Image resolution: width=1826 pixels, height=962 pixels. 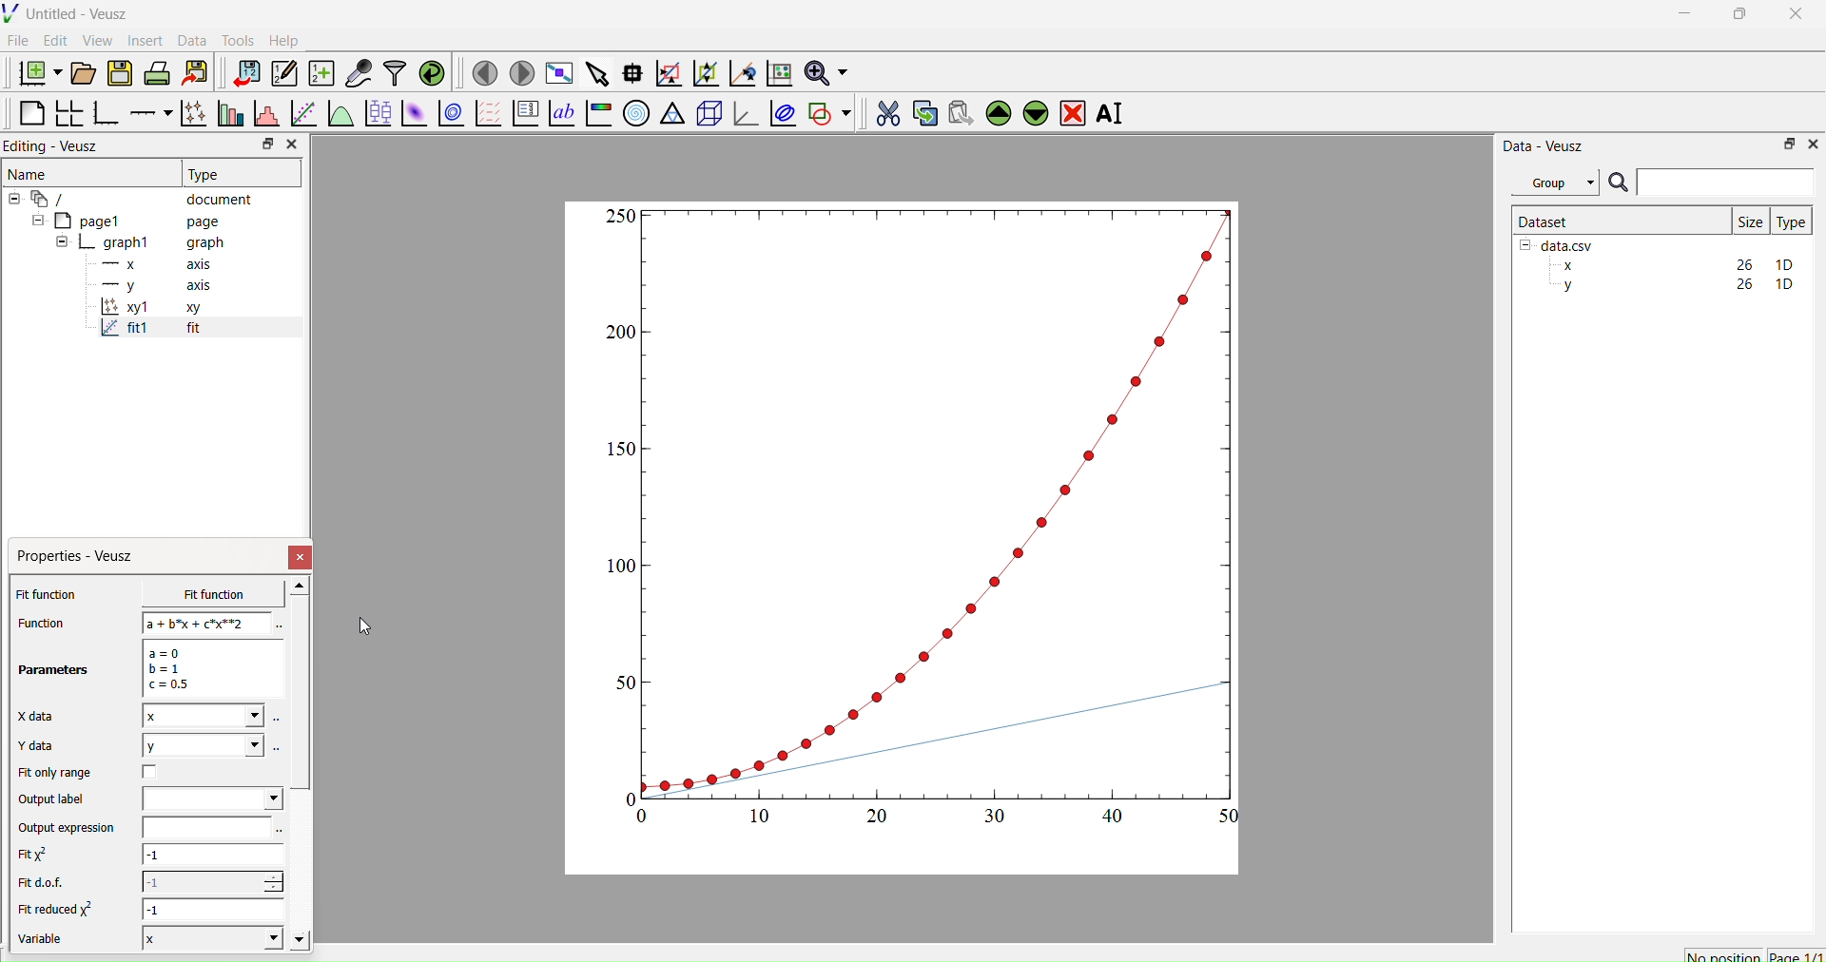 I want to click on Remove, so click(x=1072, y=111).